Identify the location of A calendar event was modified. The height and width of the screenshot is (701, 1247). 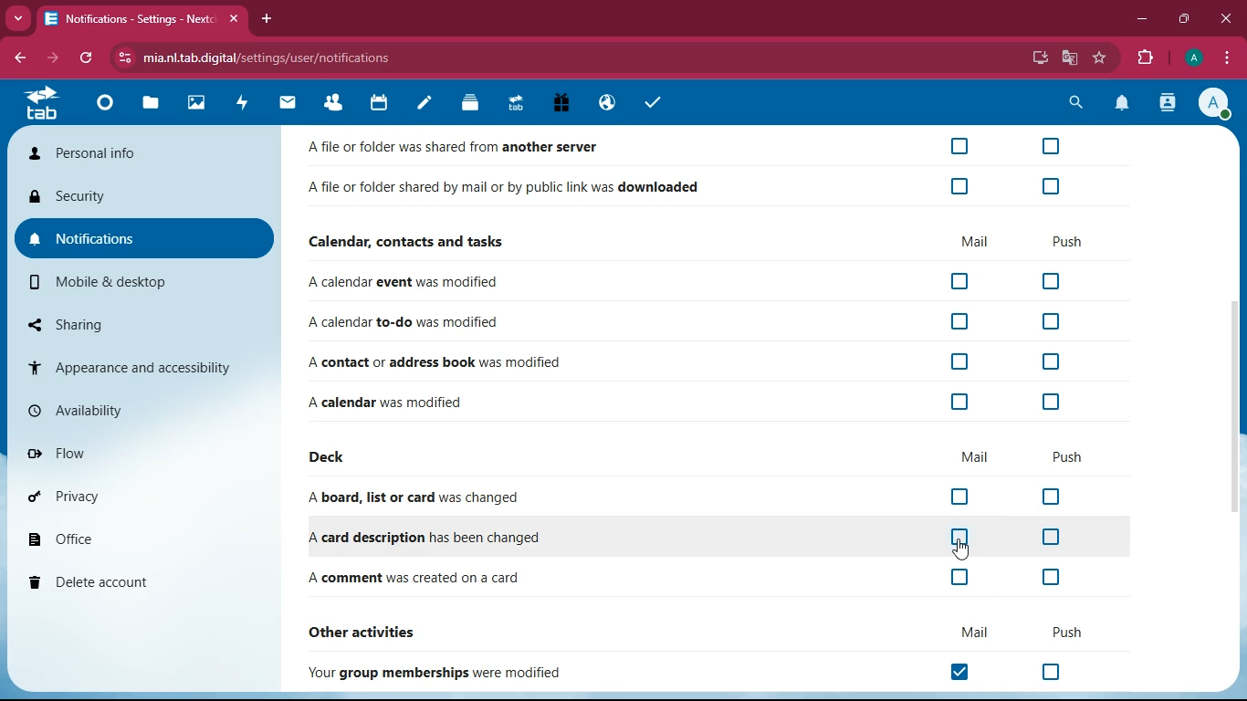
(408, 283).